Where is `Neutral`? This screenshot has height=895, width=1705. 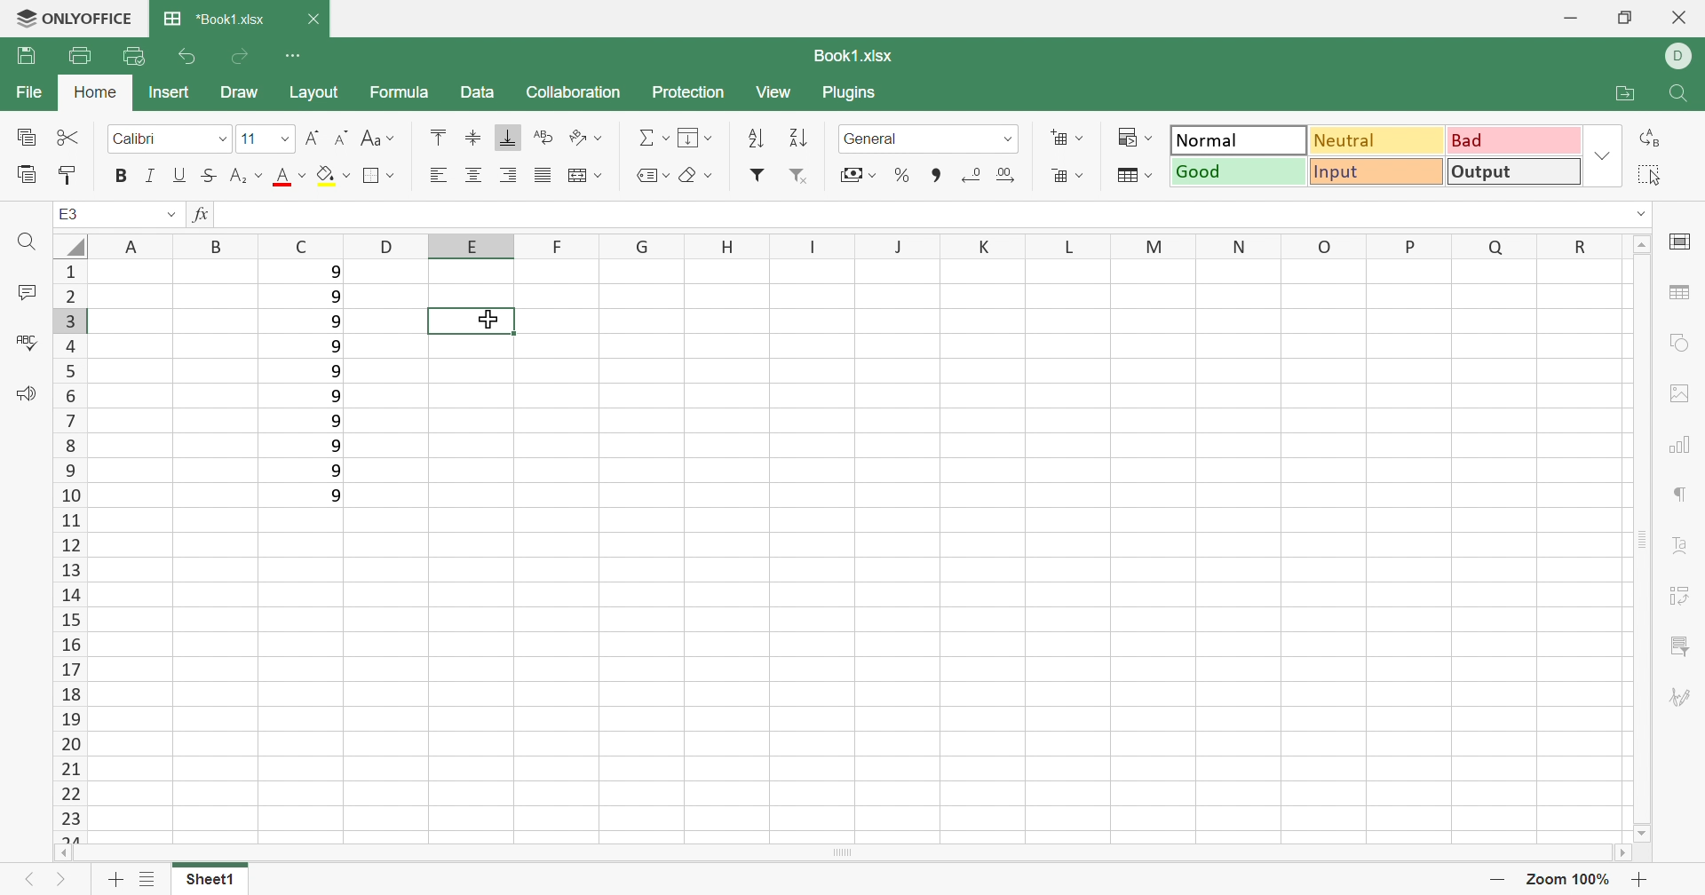 Neutral is located at coordinates (1376, 142).